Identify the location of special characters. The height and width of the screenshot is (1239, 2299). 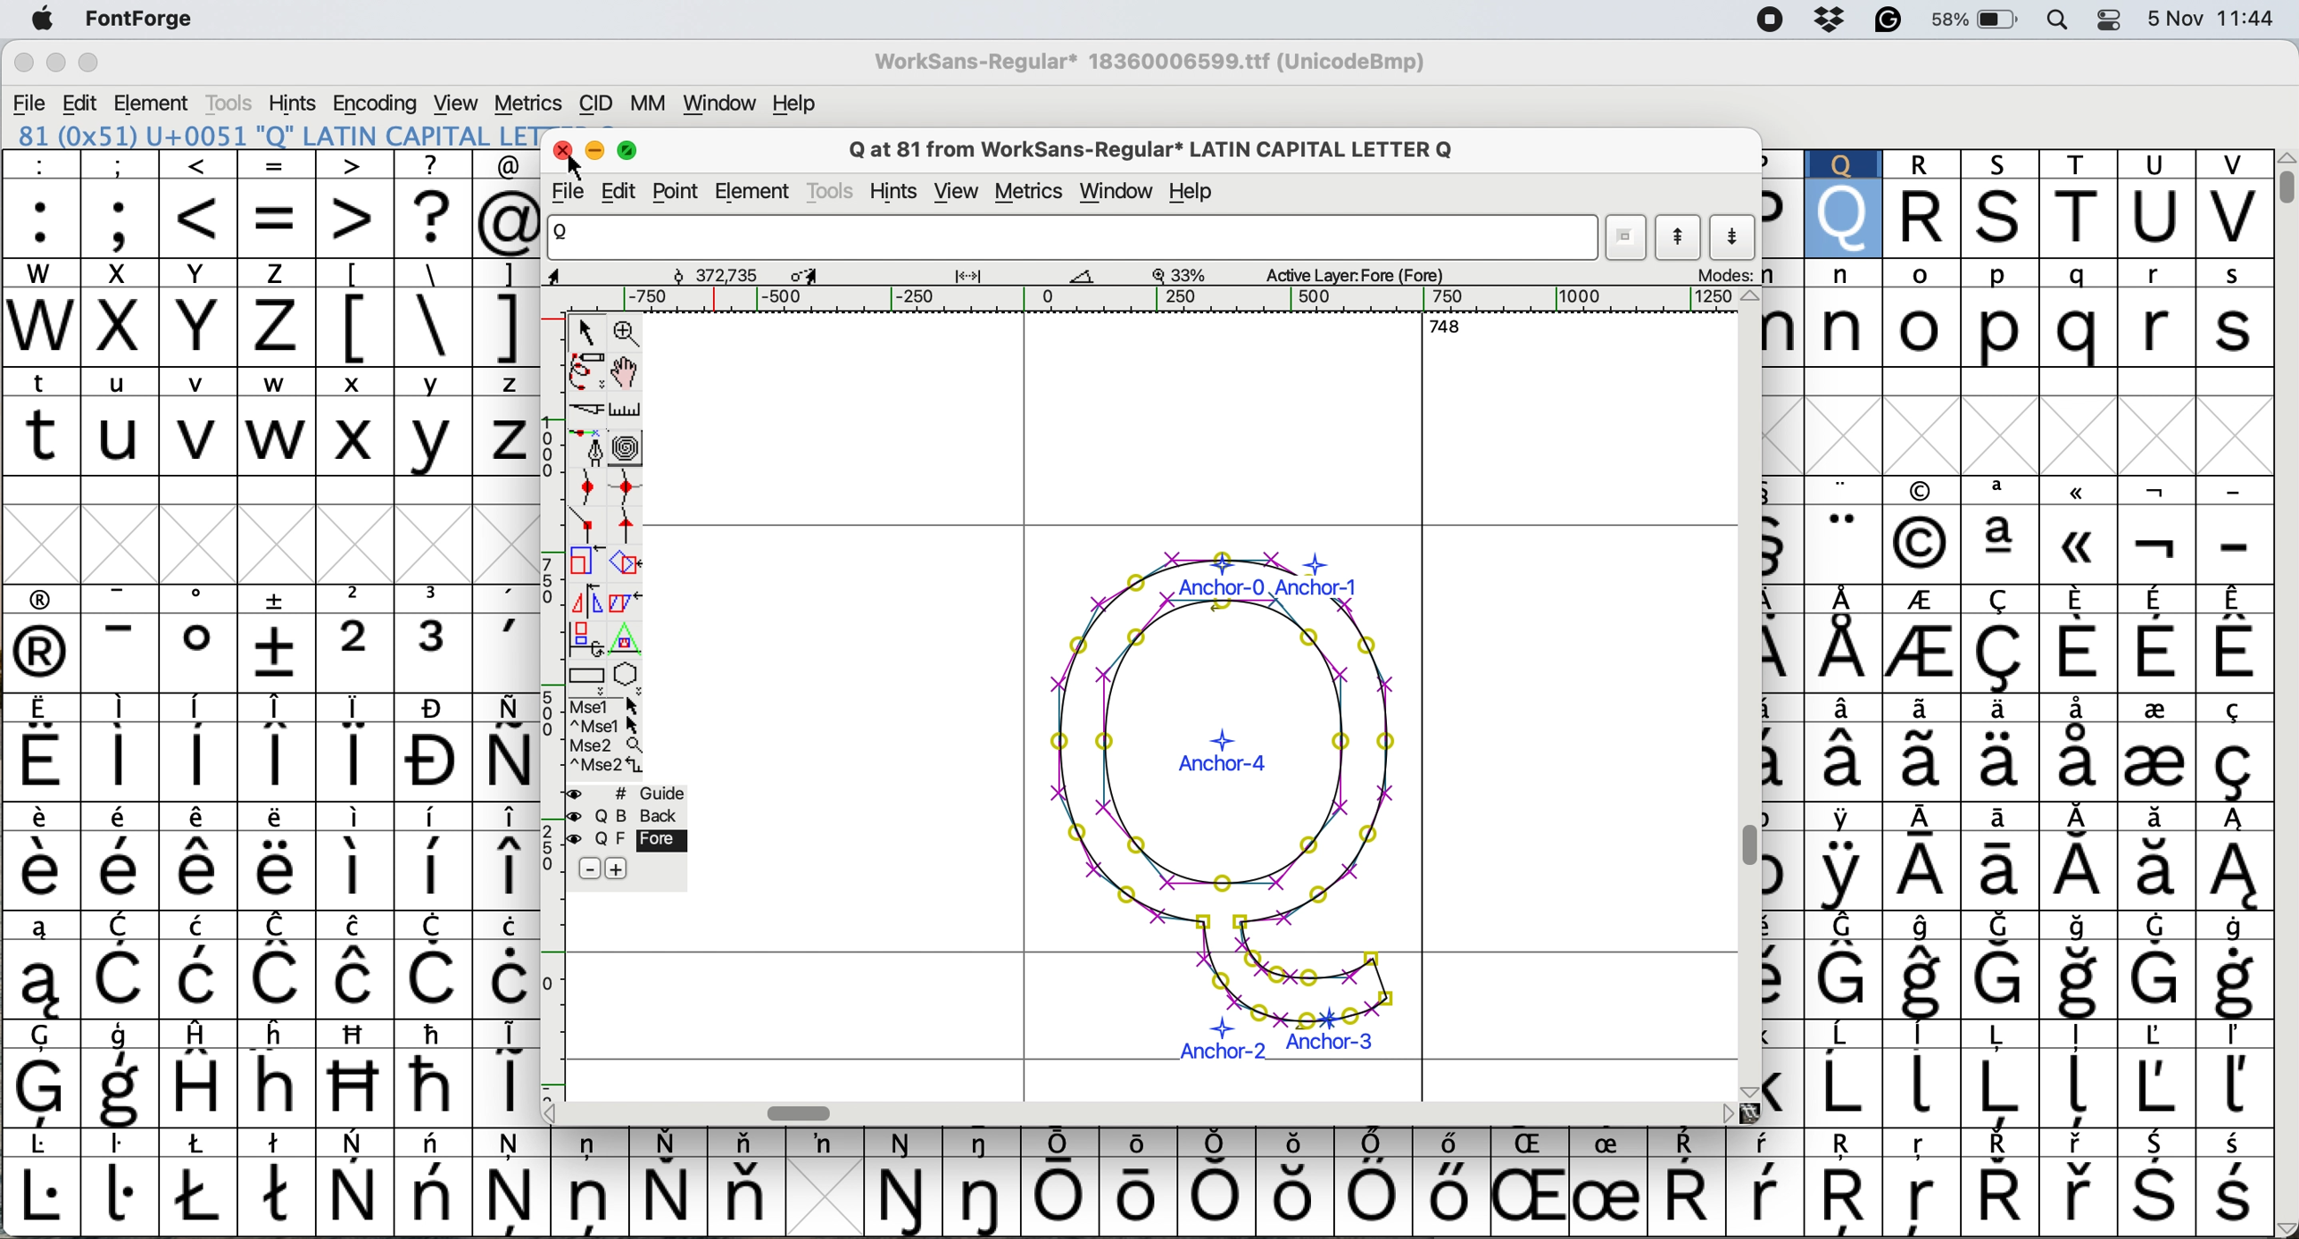
(419, 275).